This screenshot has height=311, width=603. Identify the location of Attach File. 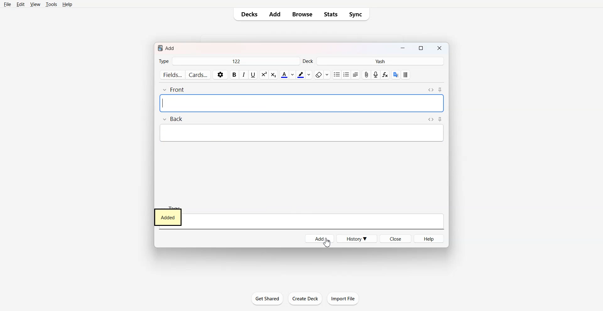
(367, 75).